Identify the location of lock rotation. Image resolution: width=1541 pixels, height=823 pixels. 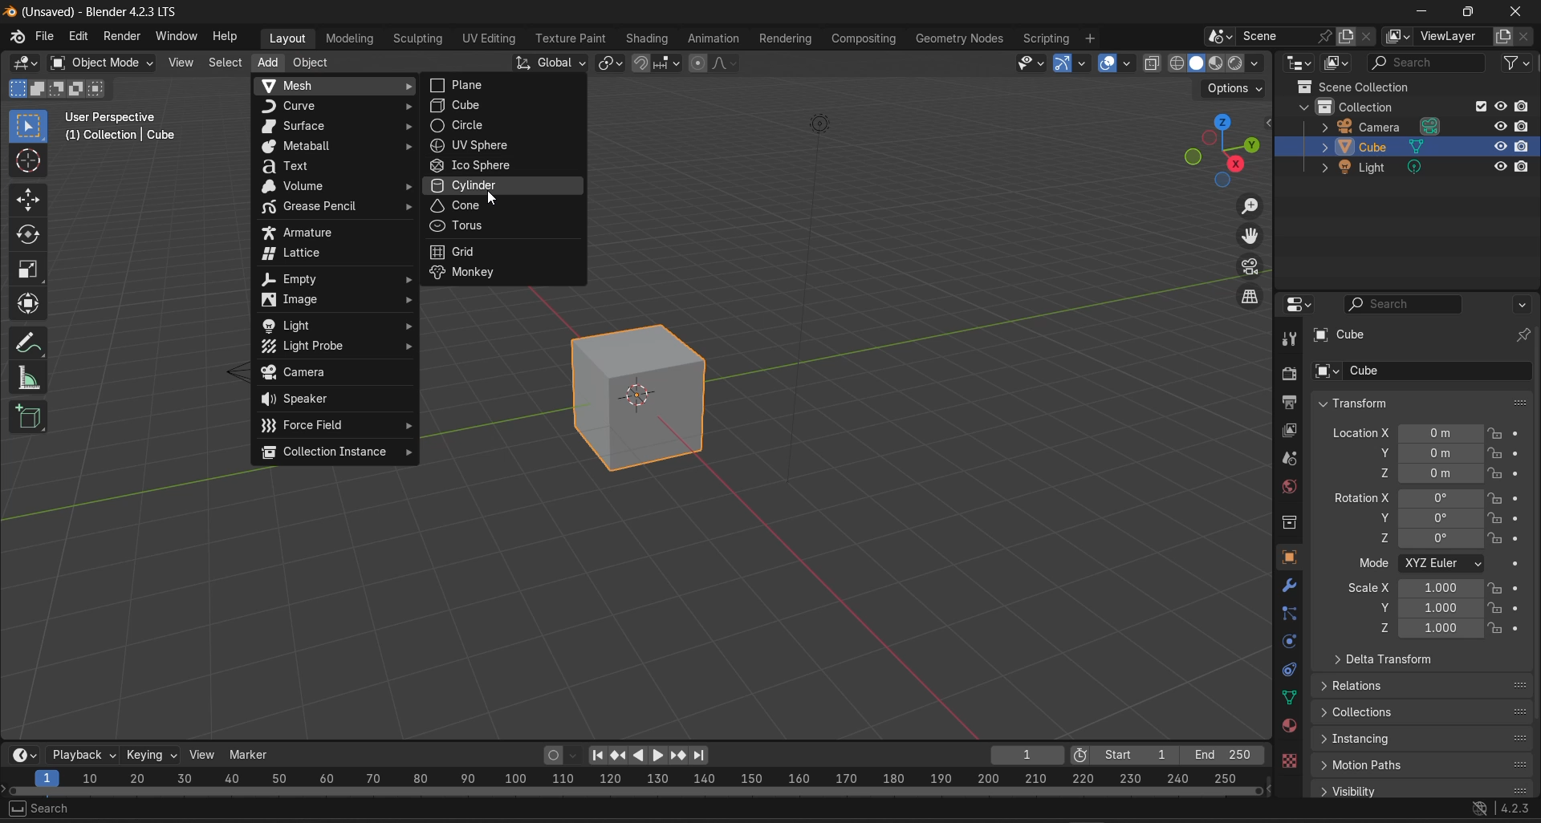
(1497, 538).